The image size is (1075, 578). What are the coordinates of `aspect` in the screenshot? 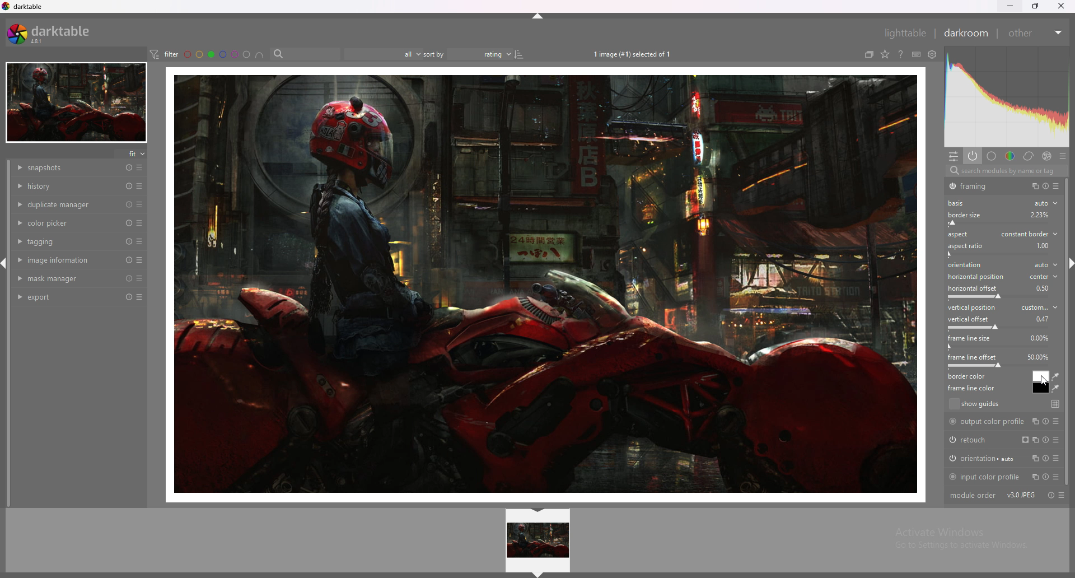 It's located at (957, 234).